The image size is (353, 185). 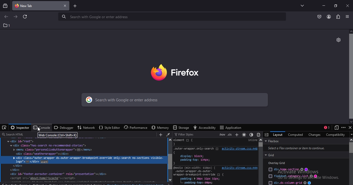 I want to click on cursor, so click(x=39, y=129).